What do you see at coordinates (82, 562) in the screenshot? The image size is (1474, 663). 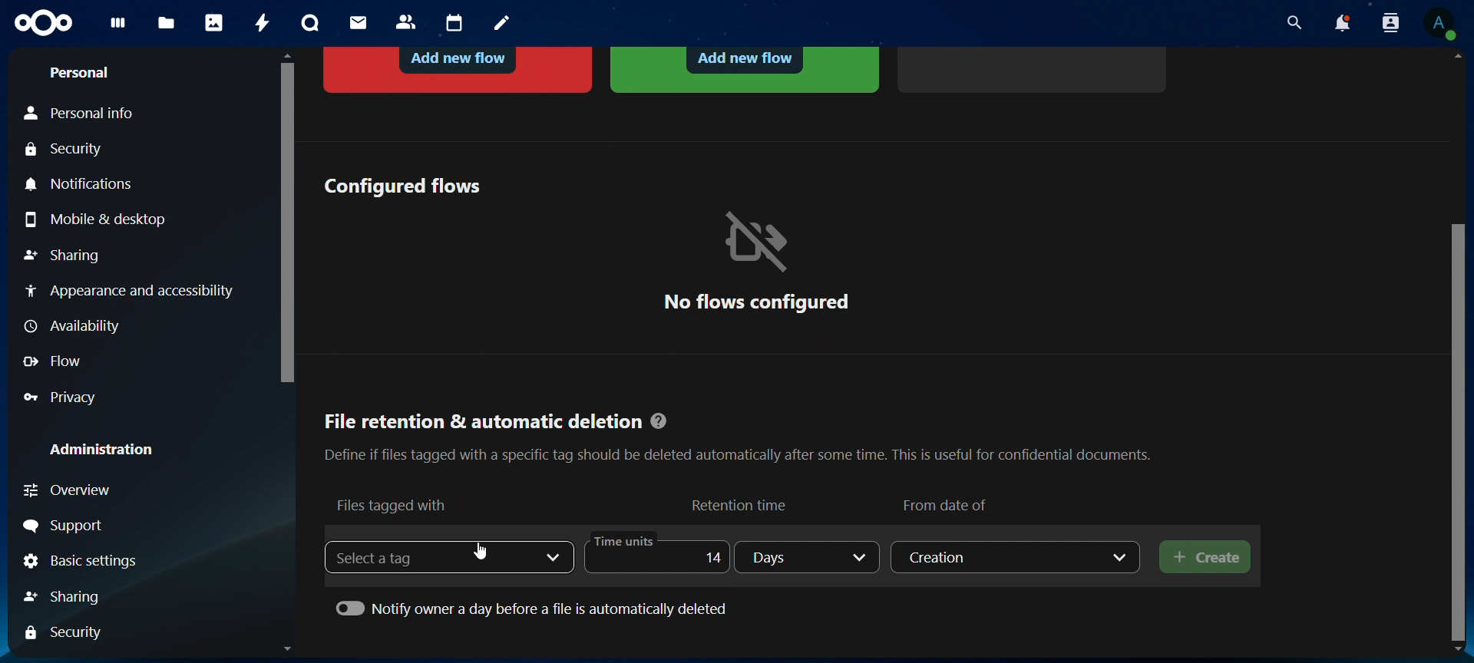 I see `basic settings` at bounding box center [82, 562].